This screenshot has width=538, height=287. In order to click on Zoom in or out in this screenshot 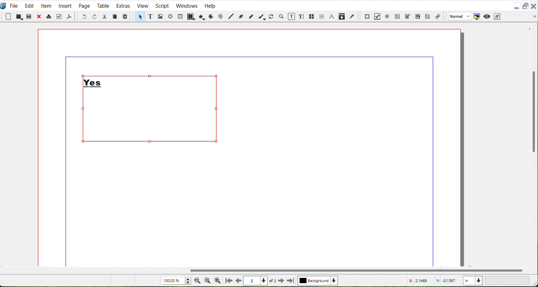, I will do `click(282, 16)`.